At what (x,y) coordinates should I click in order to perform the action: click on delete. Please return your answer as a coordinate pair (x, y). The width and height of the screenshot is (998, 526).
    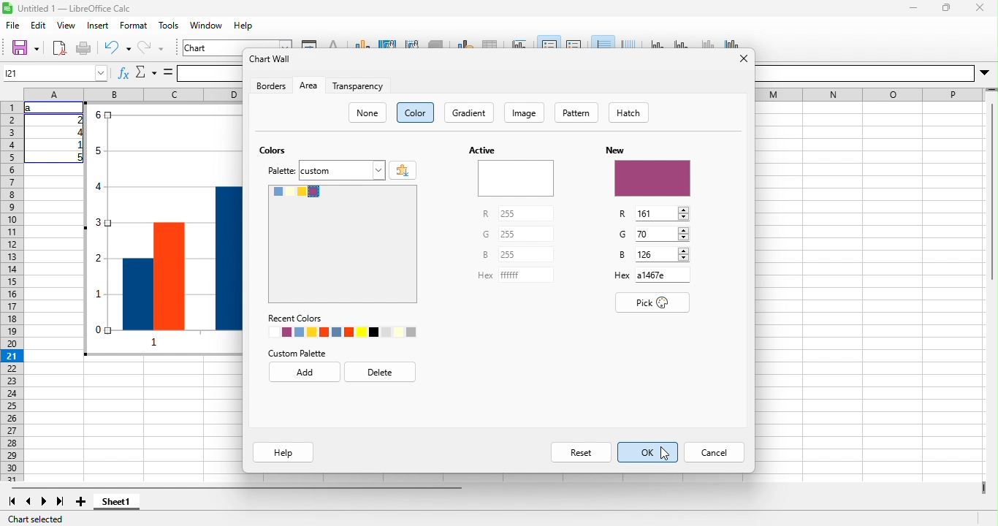
    Looking at the image, I should click on (380, 372).